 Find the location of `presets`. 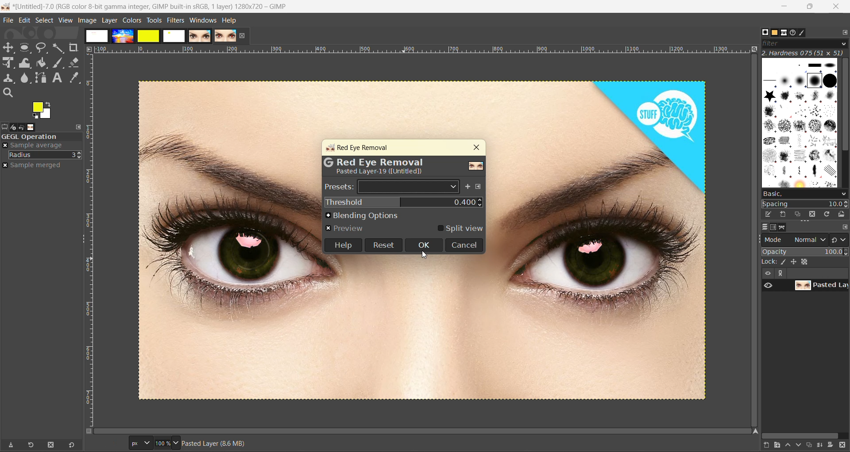

presets is located at coordinates (391, 186).